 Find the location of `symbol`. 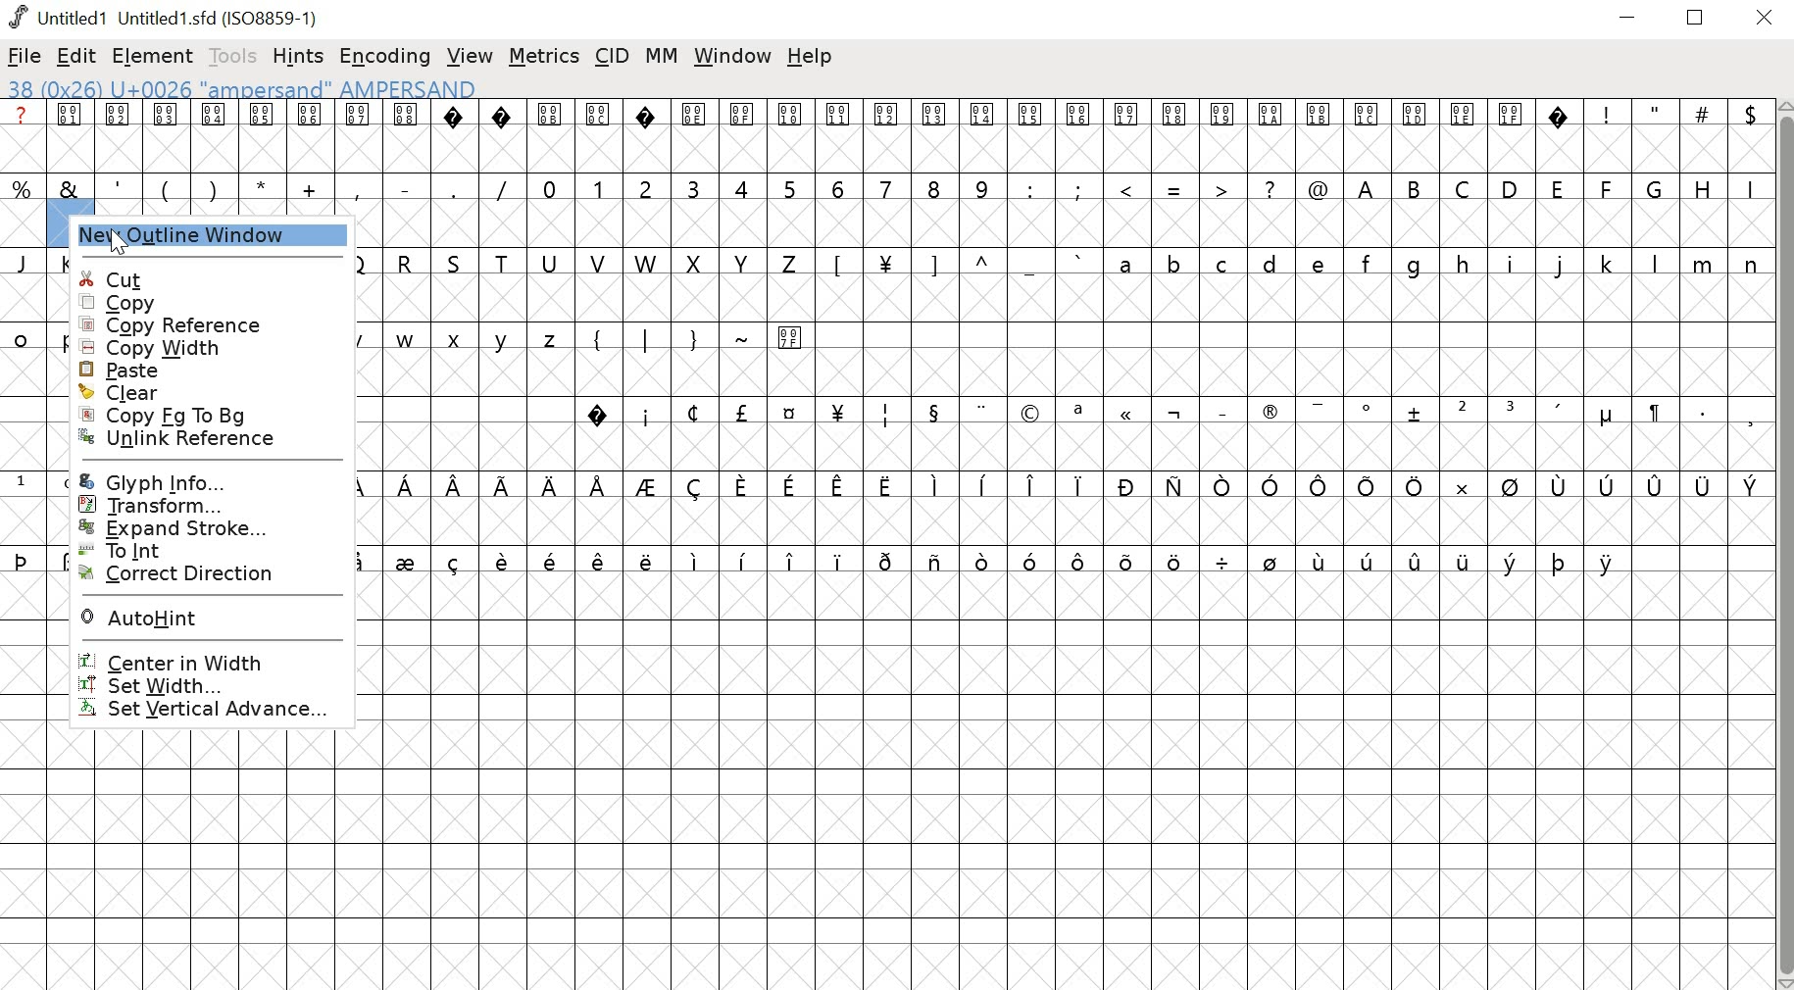

symbol is located at coordinates (550, 486).